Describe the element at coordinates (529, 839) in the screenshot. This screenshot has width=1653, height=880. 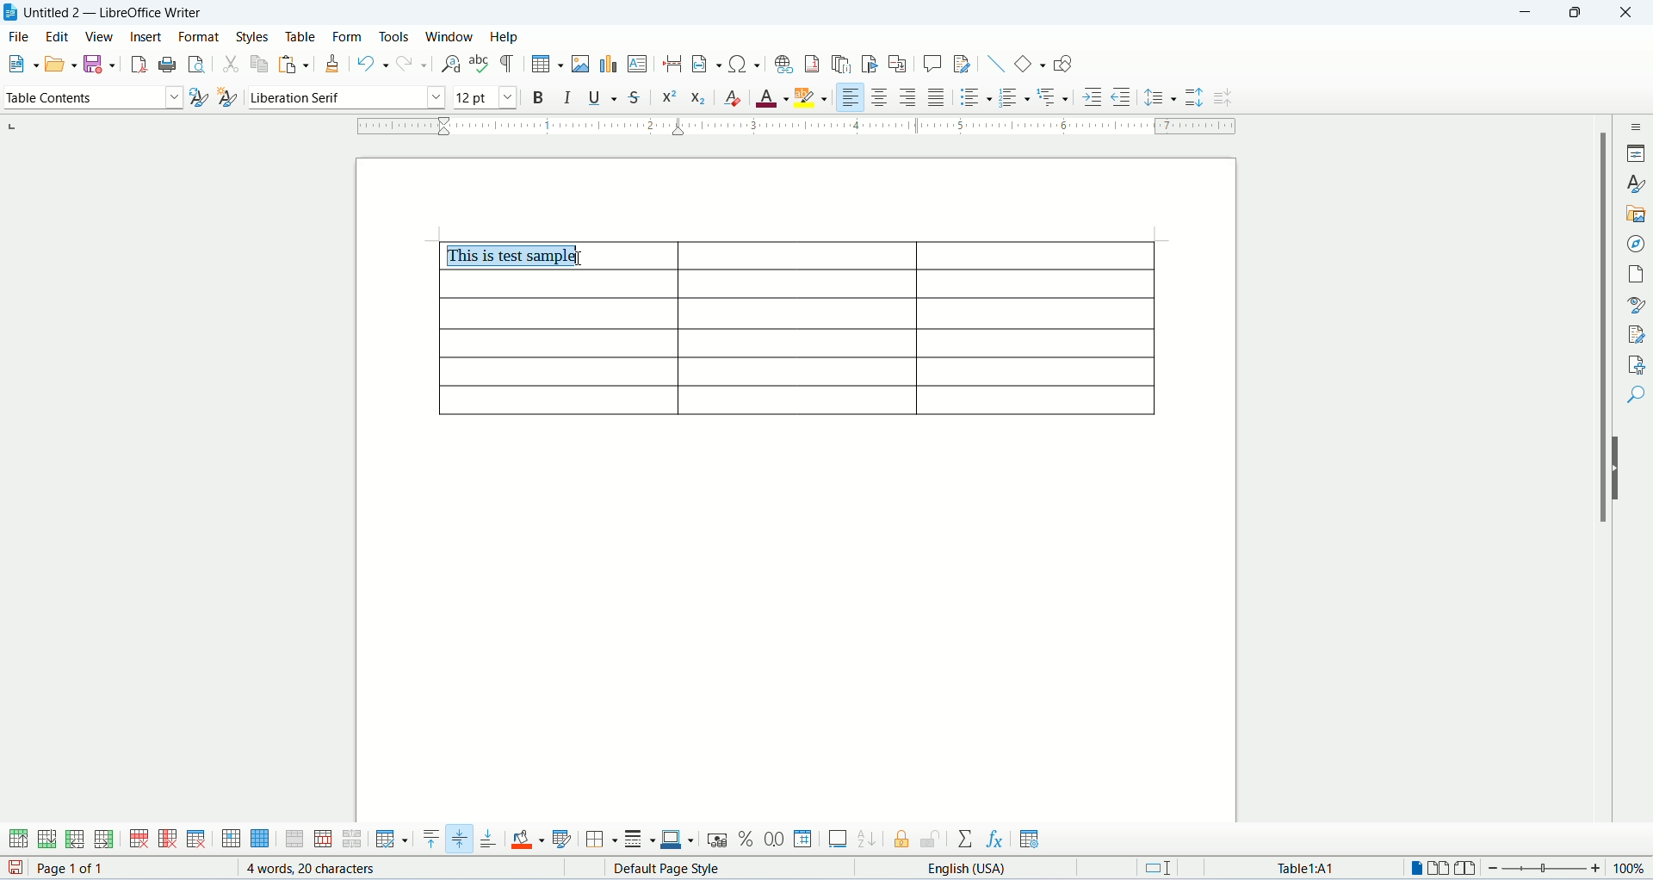
I see `cell background color` at that location.